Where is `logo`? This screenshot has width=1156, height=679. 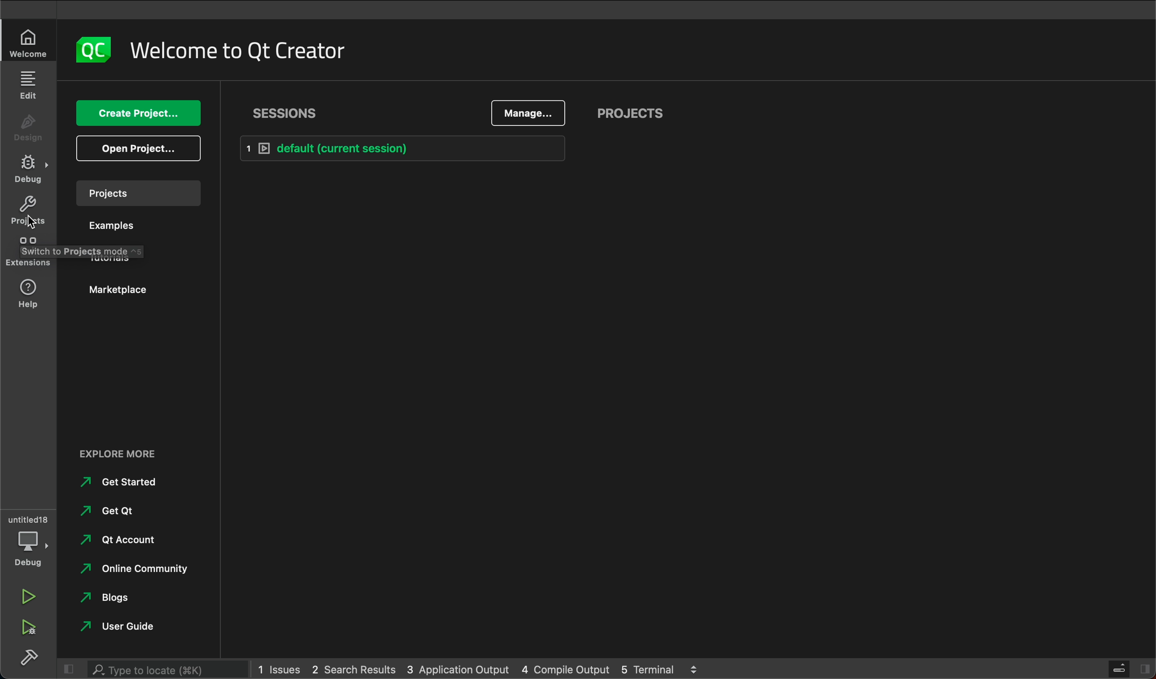 logo is located at coordinates (87, 47).